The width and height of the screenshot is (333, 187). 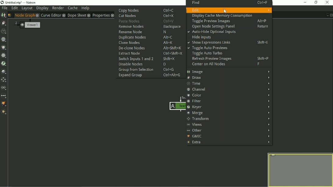 What do you see at coordinates (4, 80) in the screenshot?
I see `Transform` at bounding box center [4, 80].